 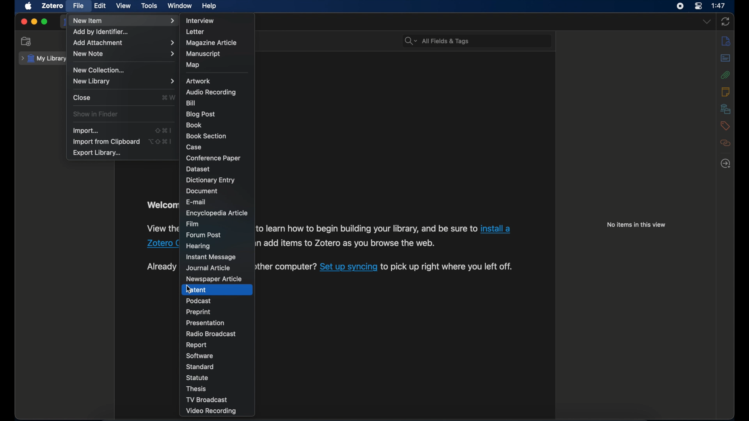 I want to click on close, so click(x=82, y=97).